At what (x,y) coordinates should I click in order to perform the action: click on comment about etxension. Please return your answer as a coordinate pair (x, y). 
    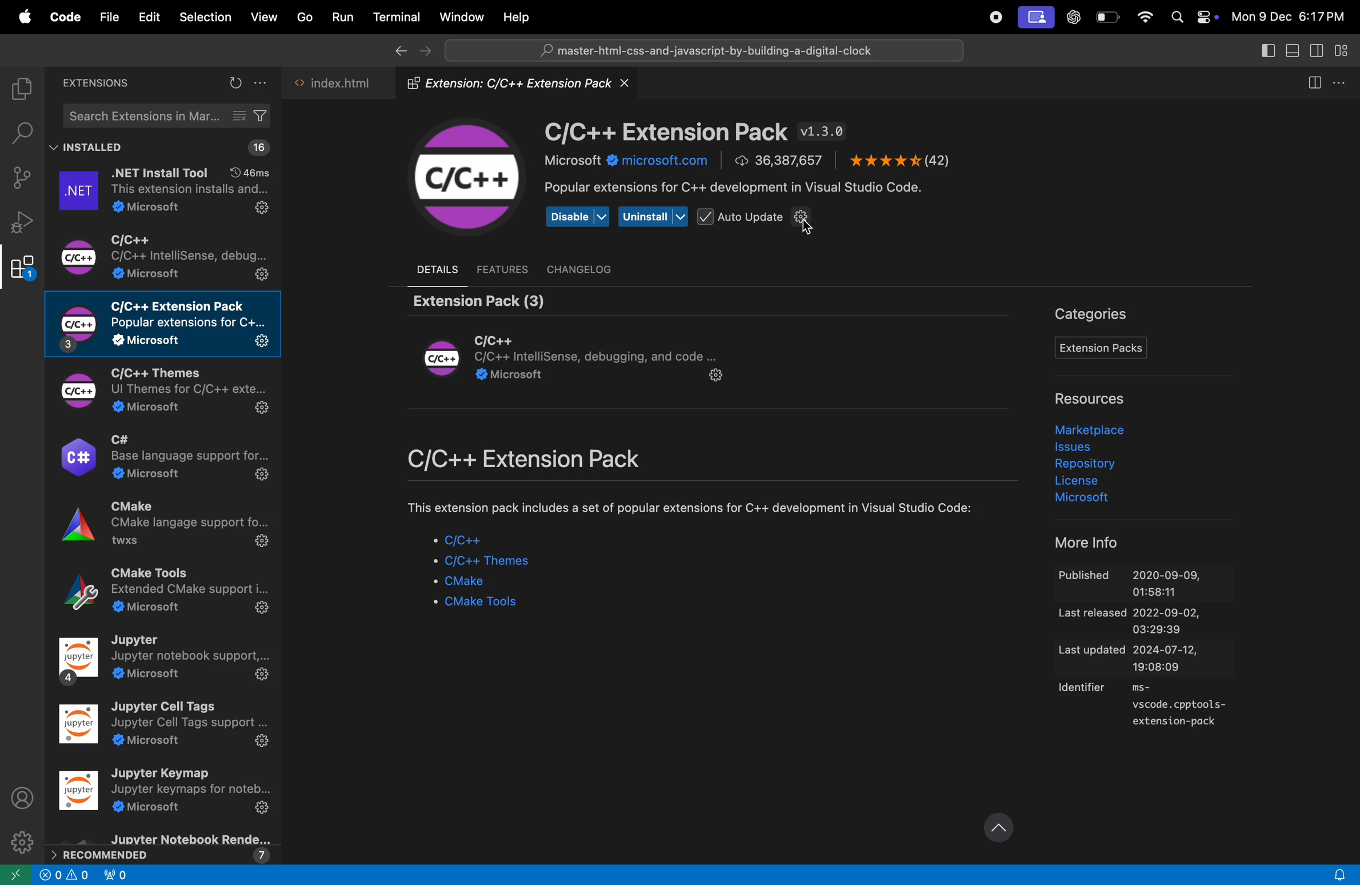
    Looking at the image, I should click on (690, 509).